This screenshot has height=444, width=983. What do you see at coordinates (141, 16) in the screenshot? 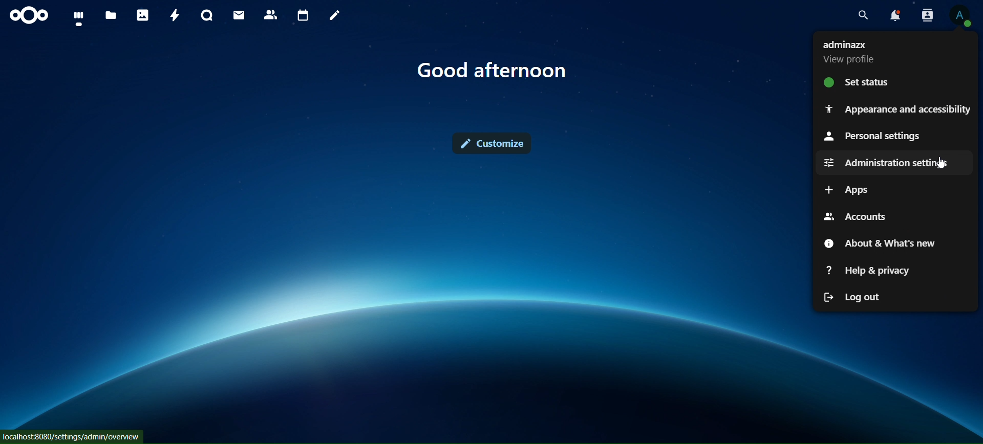
I see `photos` at bounding box center [141, 16].